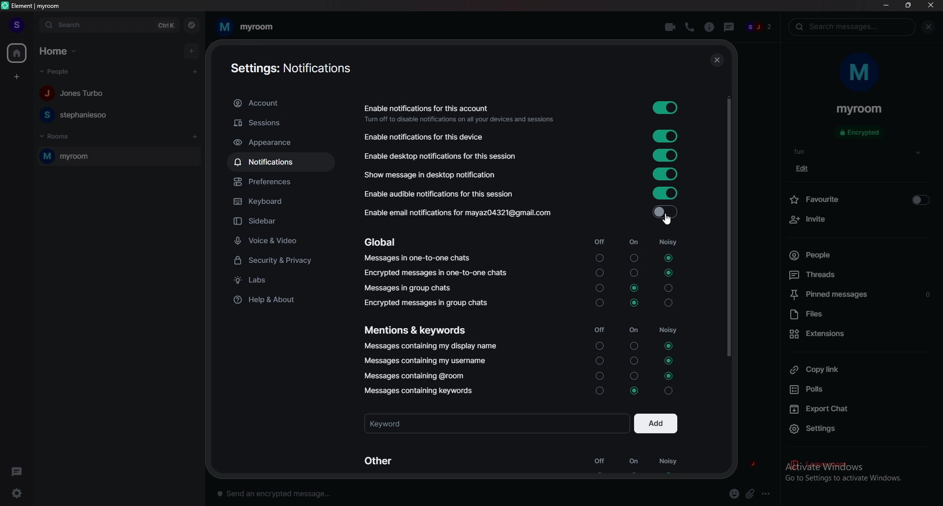  I want to click on people, so click(759, 28).